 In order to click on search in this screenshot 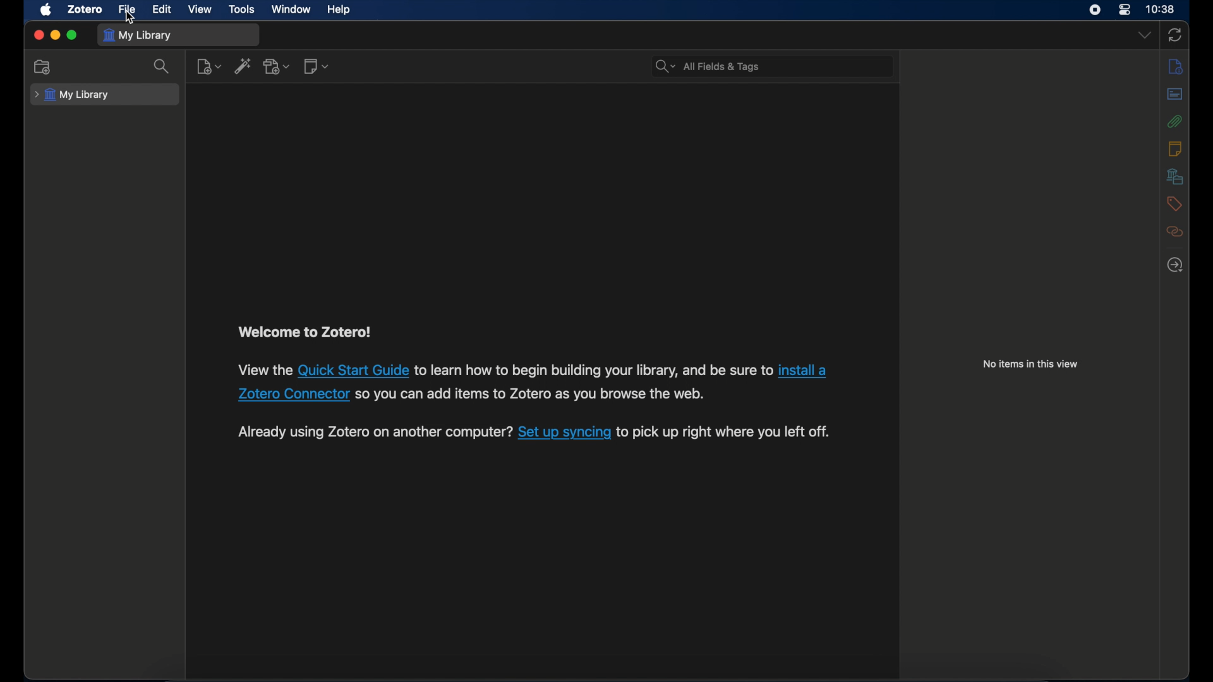, I will do `click(162, 66)`.